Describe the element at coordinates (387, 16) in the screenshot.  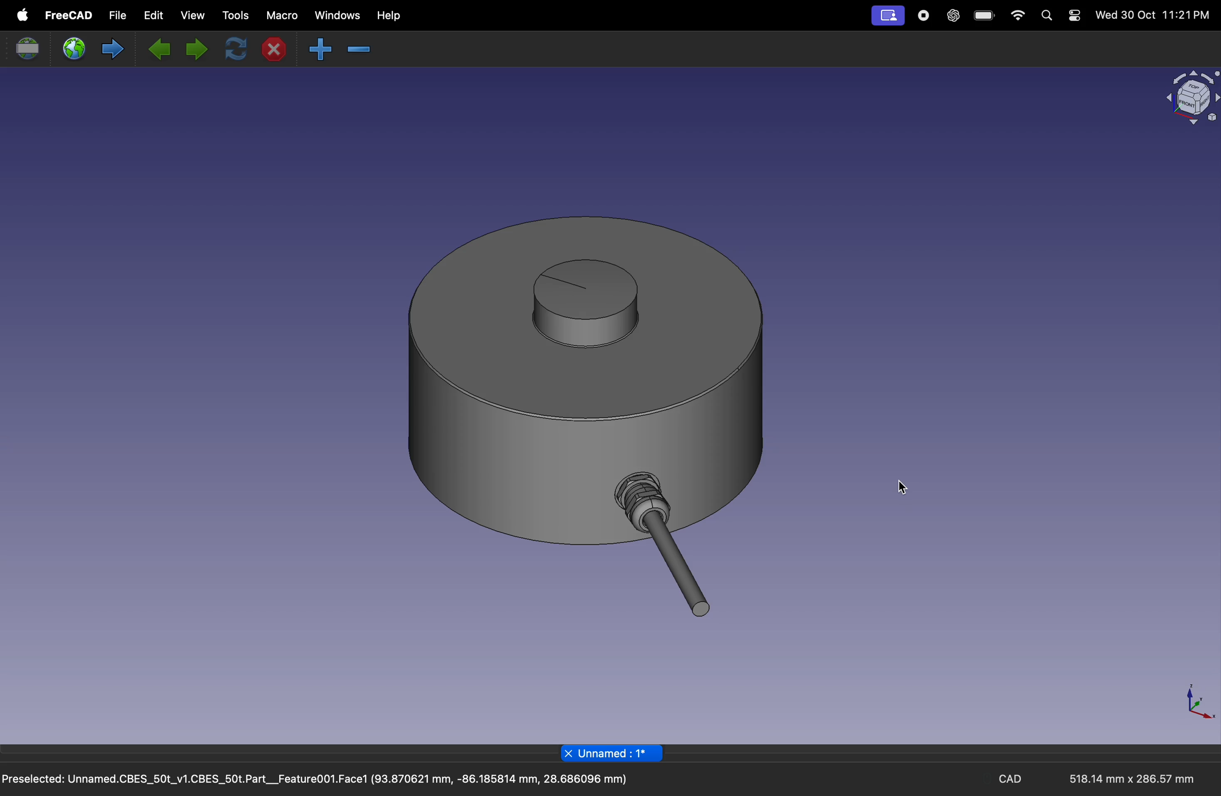
I see `help` at that location.